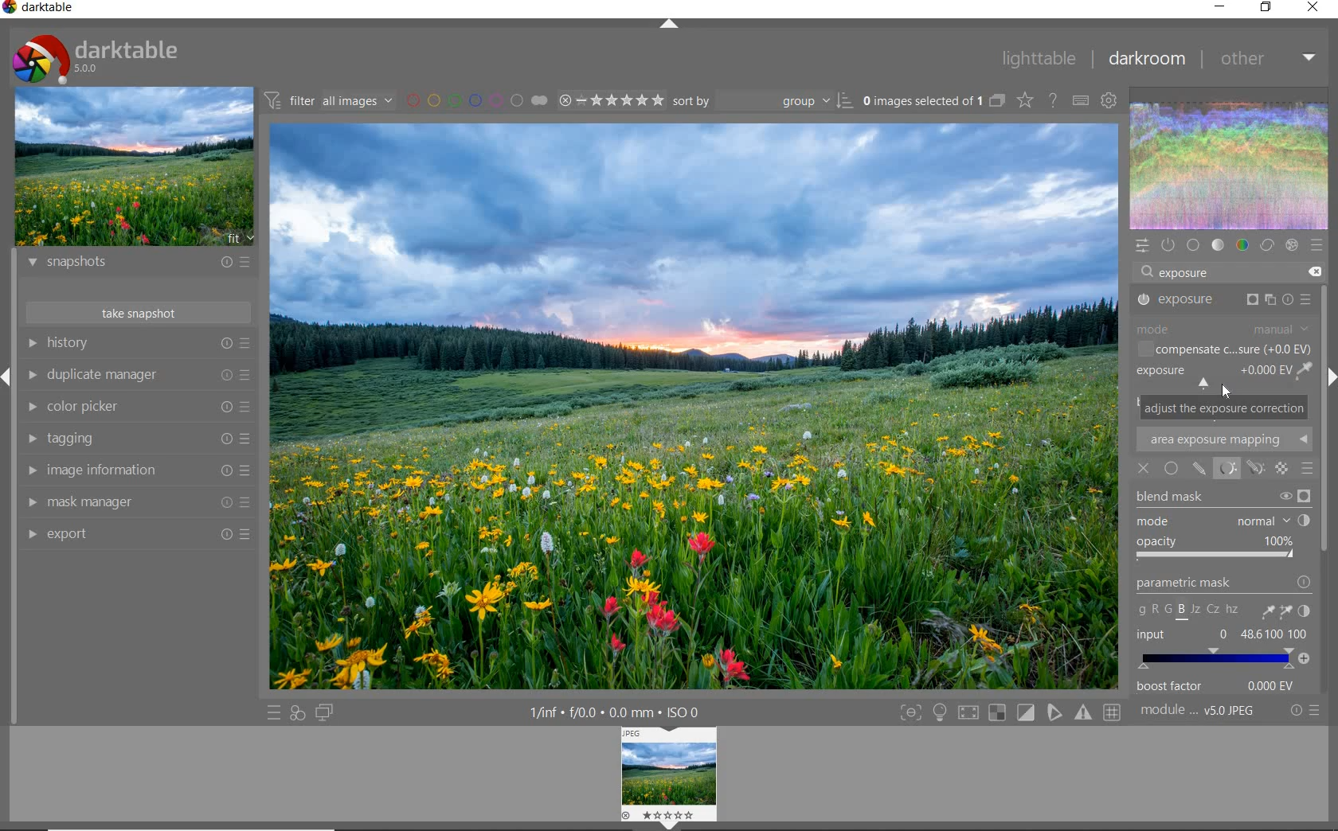 Image resolution: width=1338 pixels, height=831 pixels. Describe the element at coordinates (1040, 60) in the screenshot. I see `lighttable` at that location.